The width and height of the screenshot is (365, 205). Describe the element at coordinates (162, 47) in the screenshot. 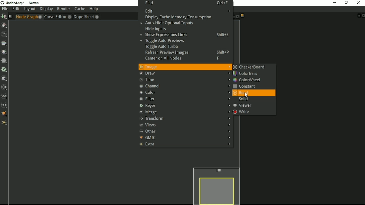

I see `Toggle auto turbo` at that location.